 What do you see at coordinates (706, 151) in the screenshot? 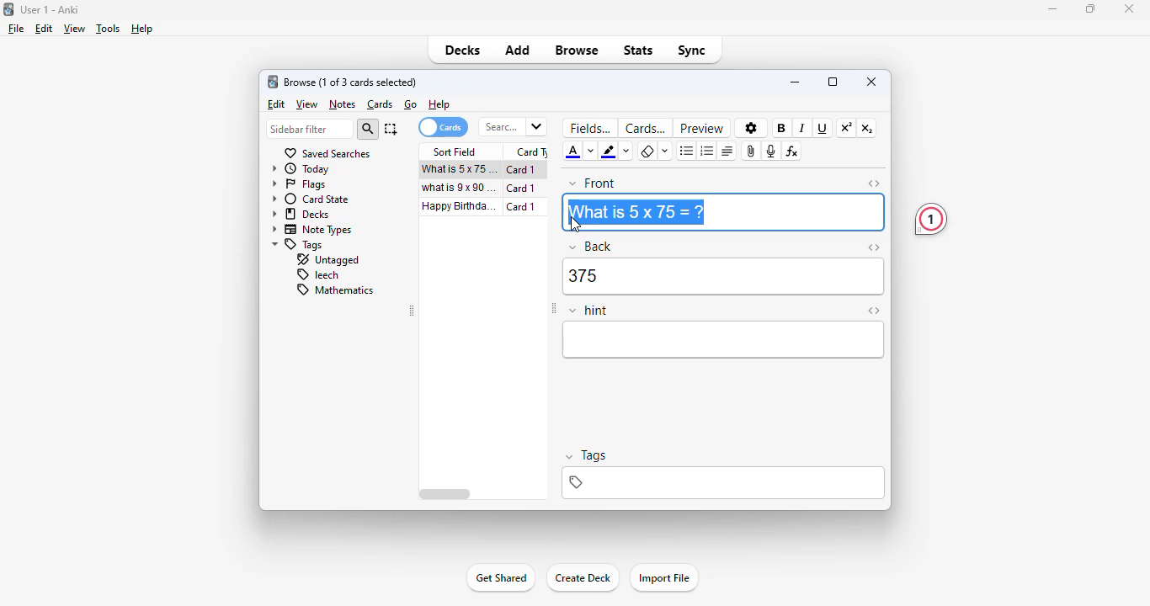
I see `ordered list` at bounding box center [706, 151].